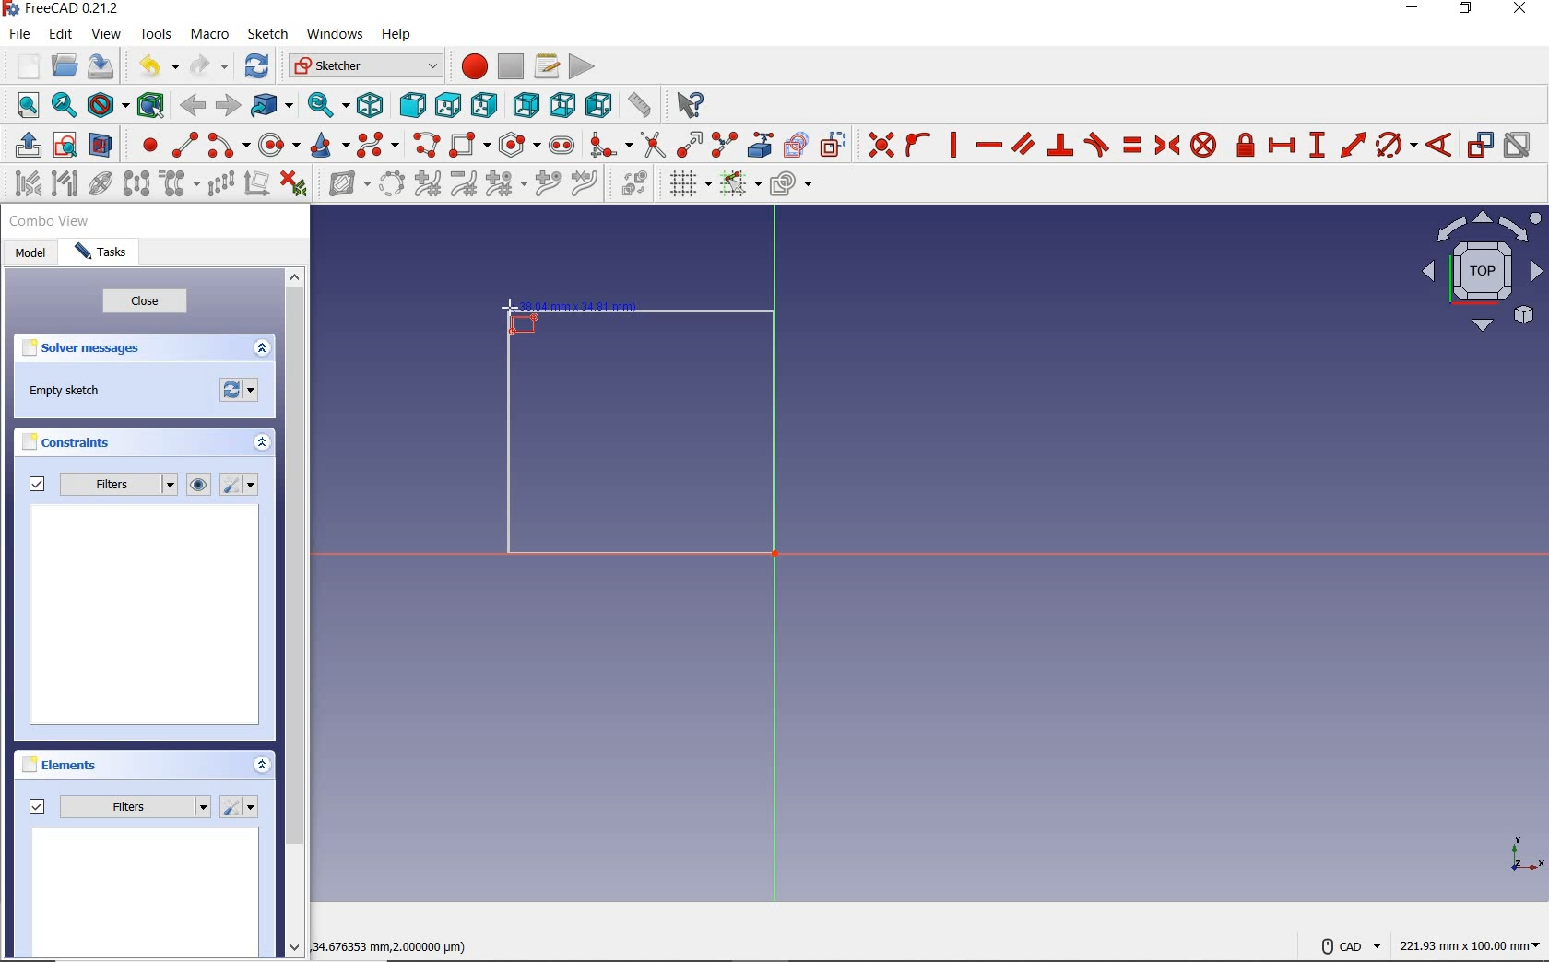  What do you see at coordinates (690, 145) in the screenshot?
I see `extend edge` at bounding box center [690, 145].